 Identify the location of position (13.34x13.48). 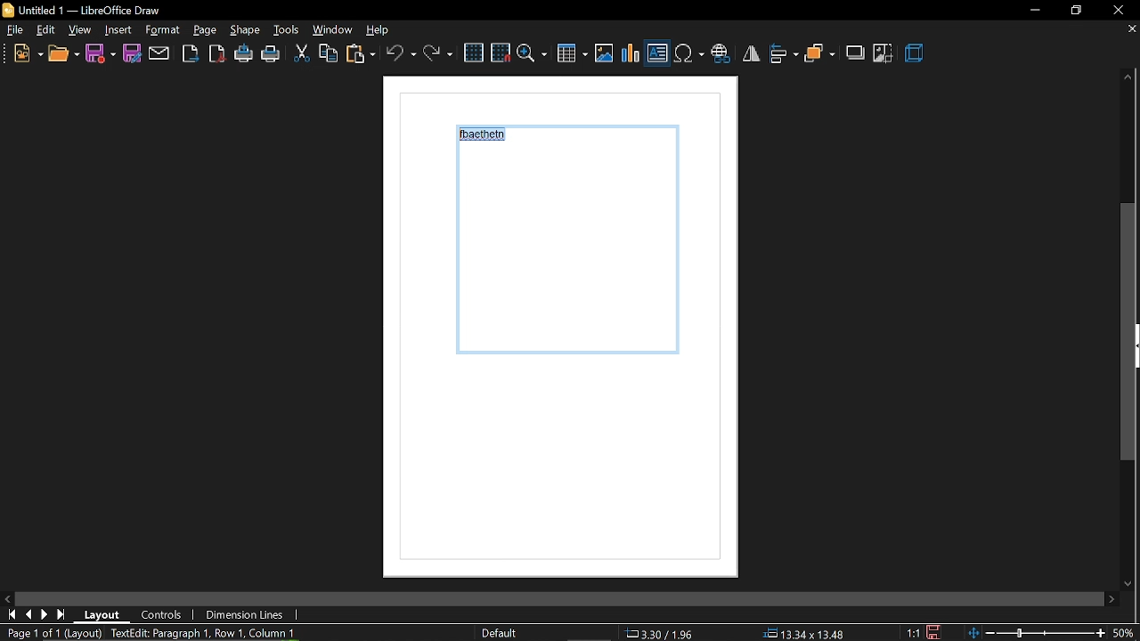
(802, 633).